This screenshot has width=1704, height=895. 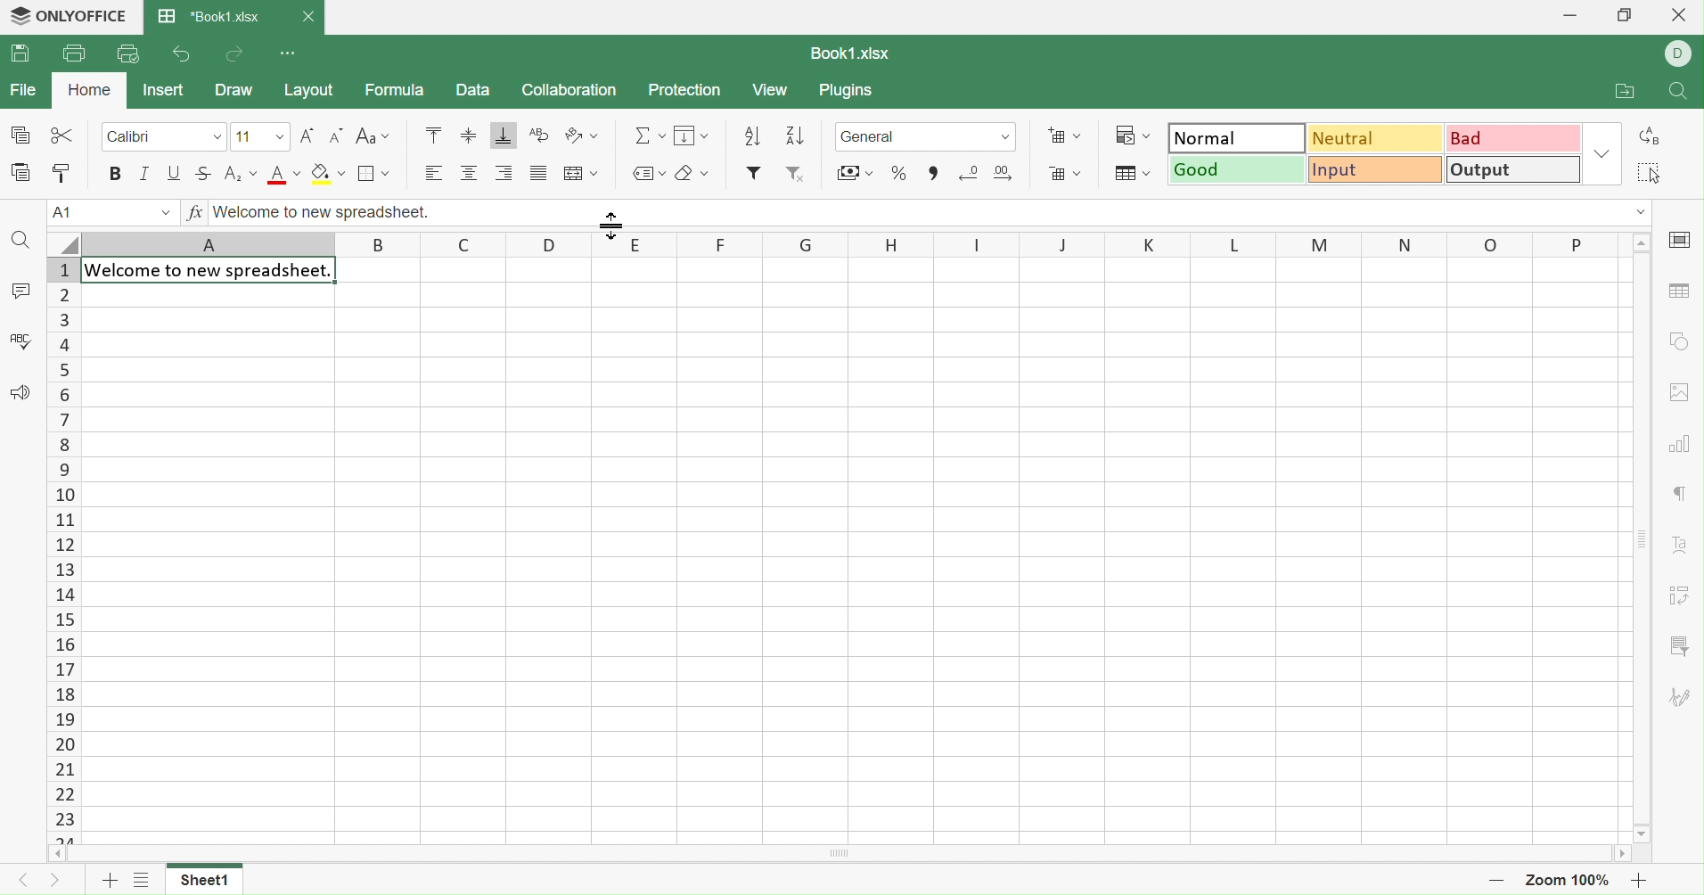 I want to click on Neutral, so click(x=1378, y=139).